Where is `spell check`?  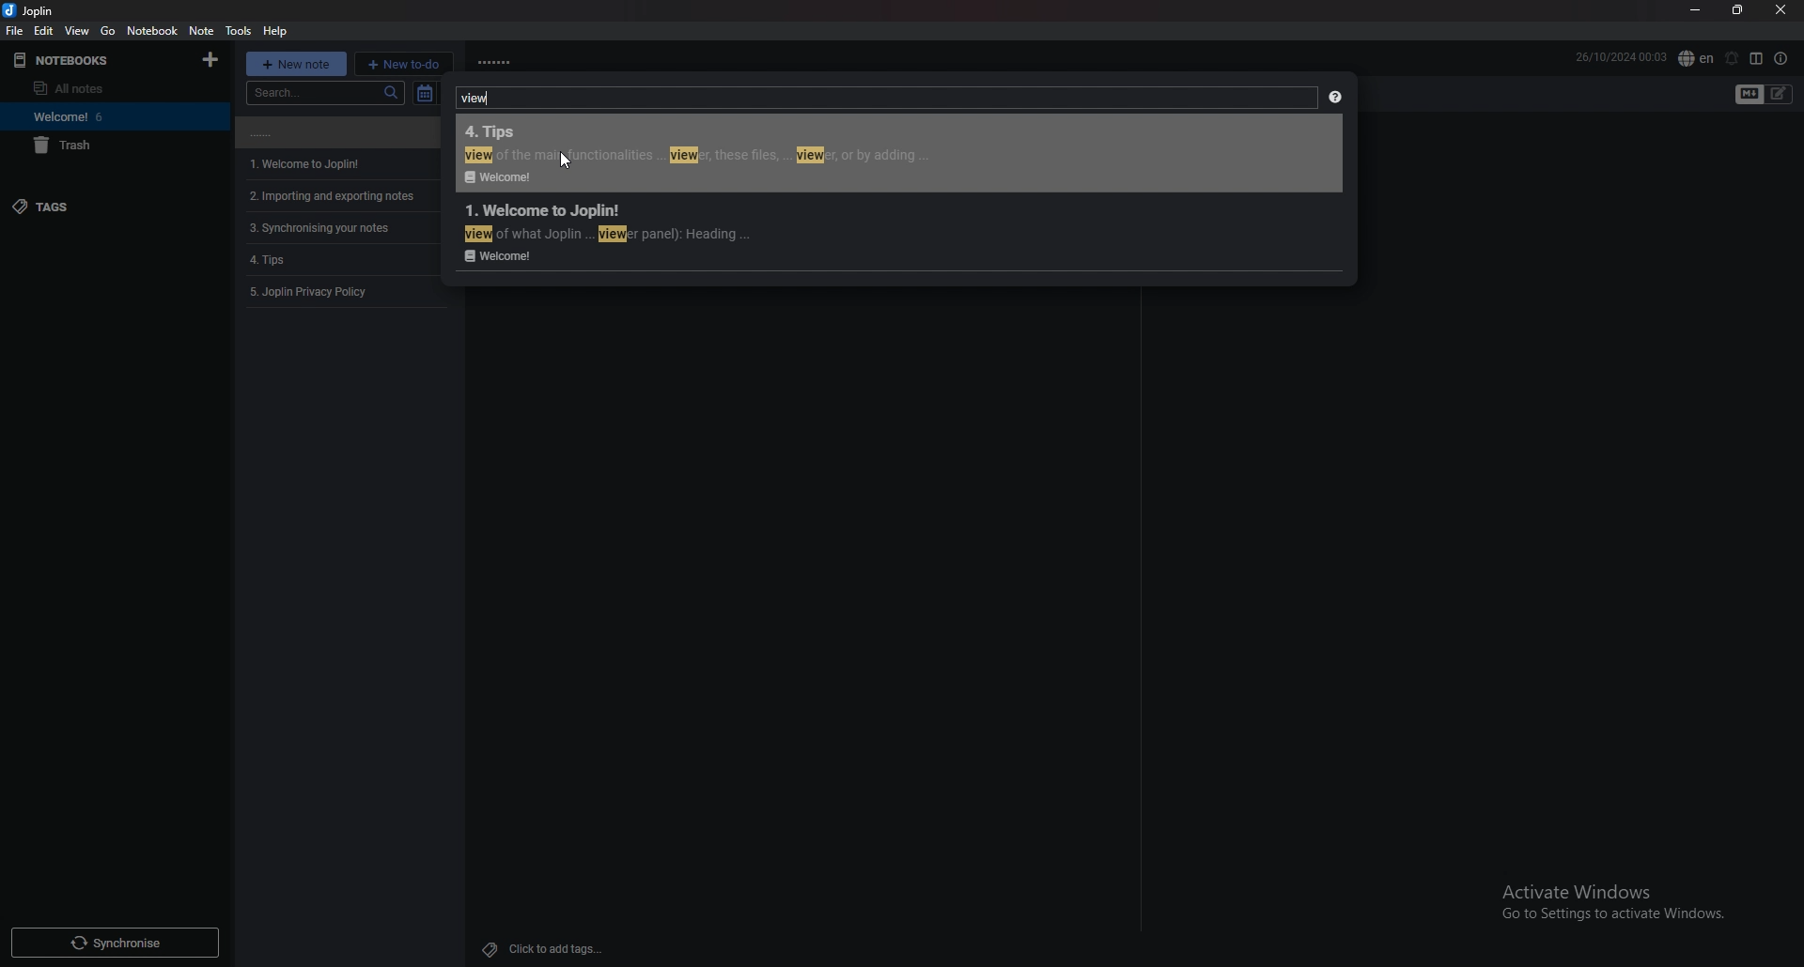
spell check is located at coordinates (1696, 57).